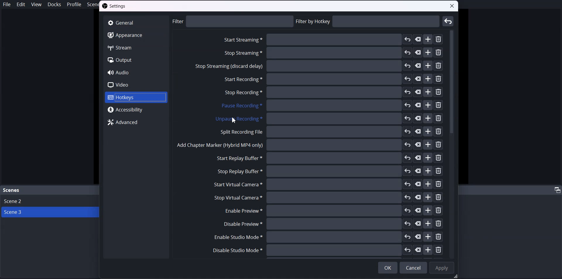  What do you see at coordinates (329, 171) in the screenshot?
I see `Stop replay buffer` at bounding box center [329, 171].